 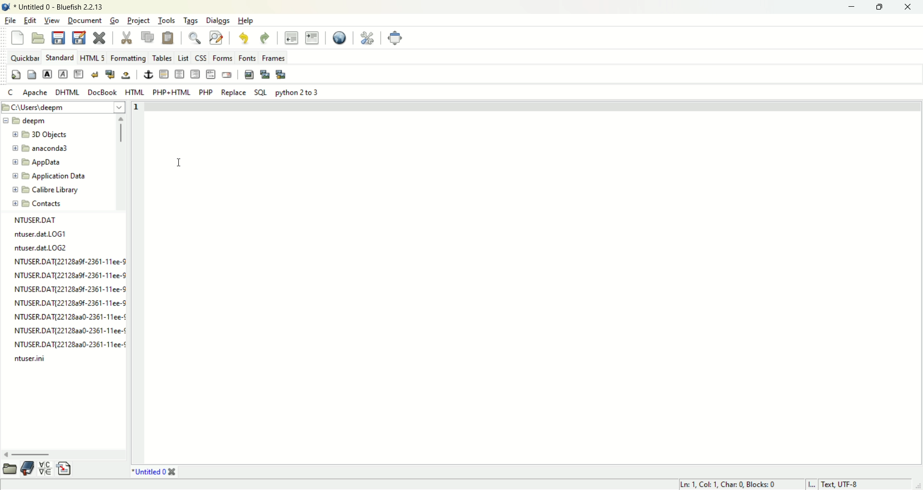 I want to click on close , so click(x=174, y=471).